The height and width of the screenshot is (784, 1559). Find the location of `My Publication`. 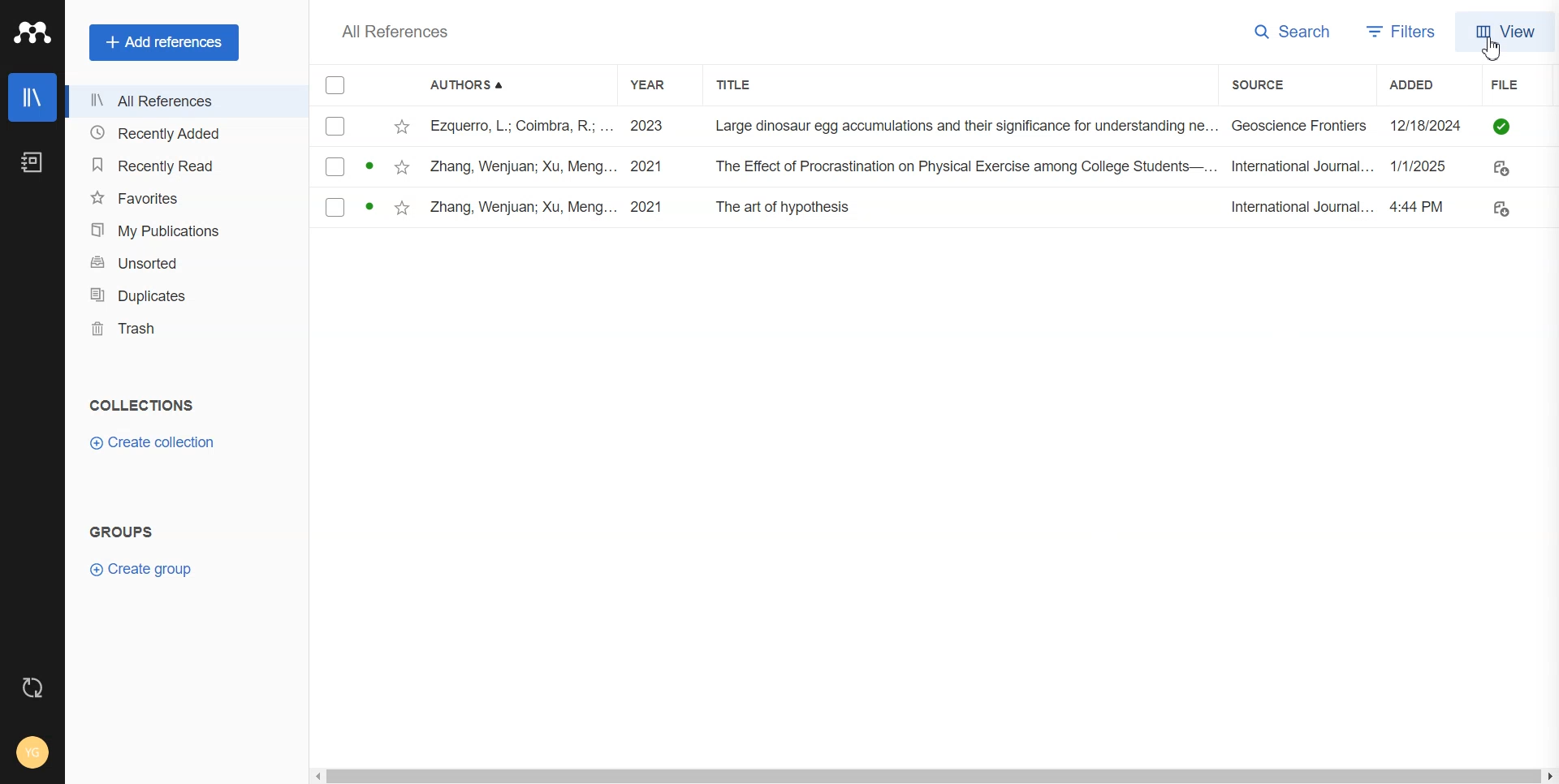

My Publication is located at coordinates (172, 231).